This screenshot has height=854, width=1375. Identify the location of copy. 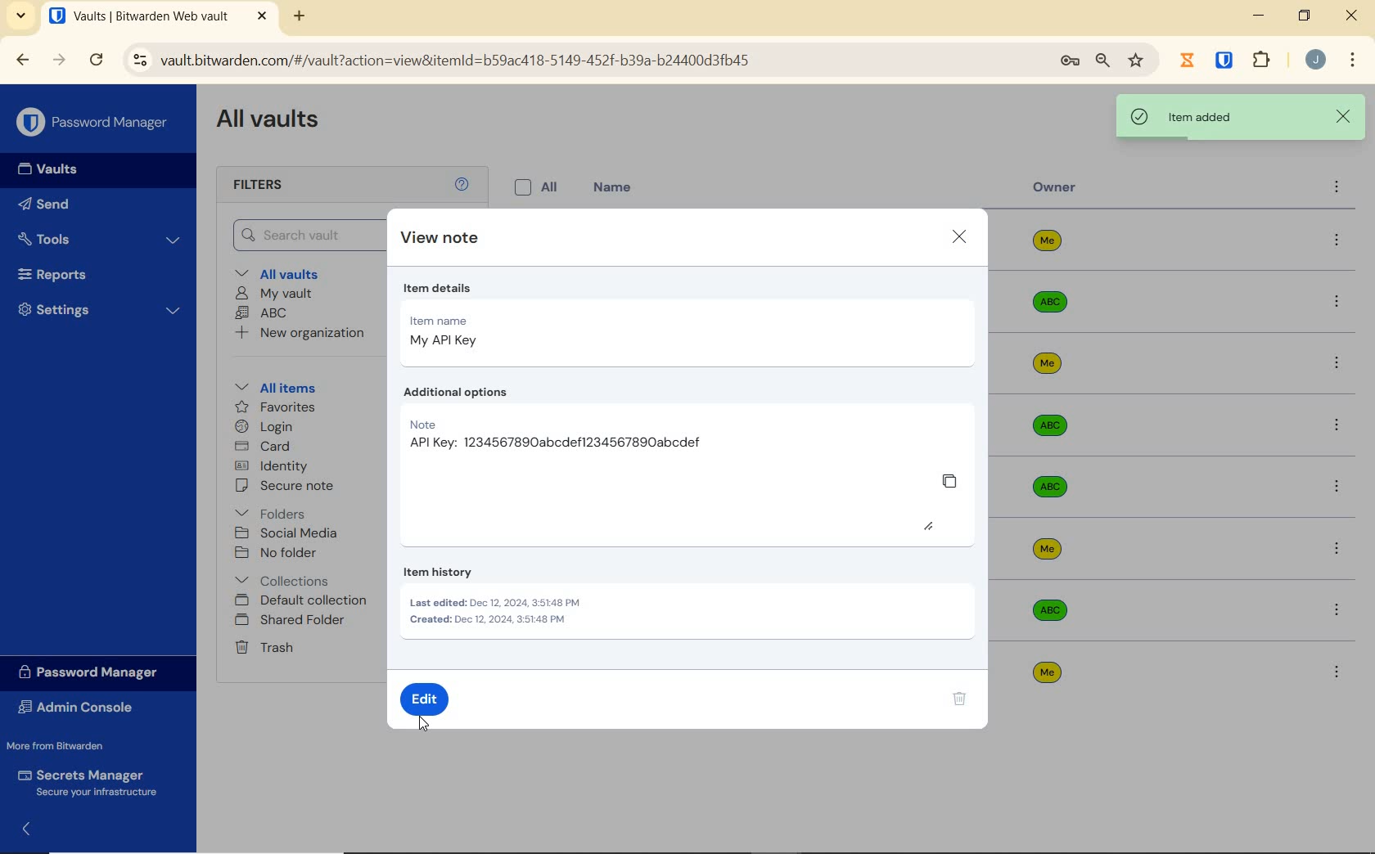
(952, 481).